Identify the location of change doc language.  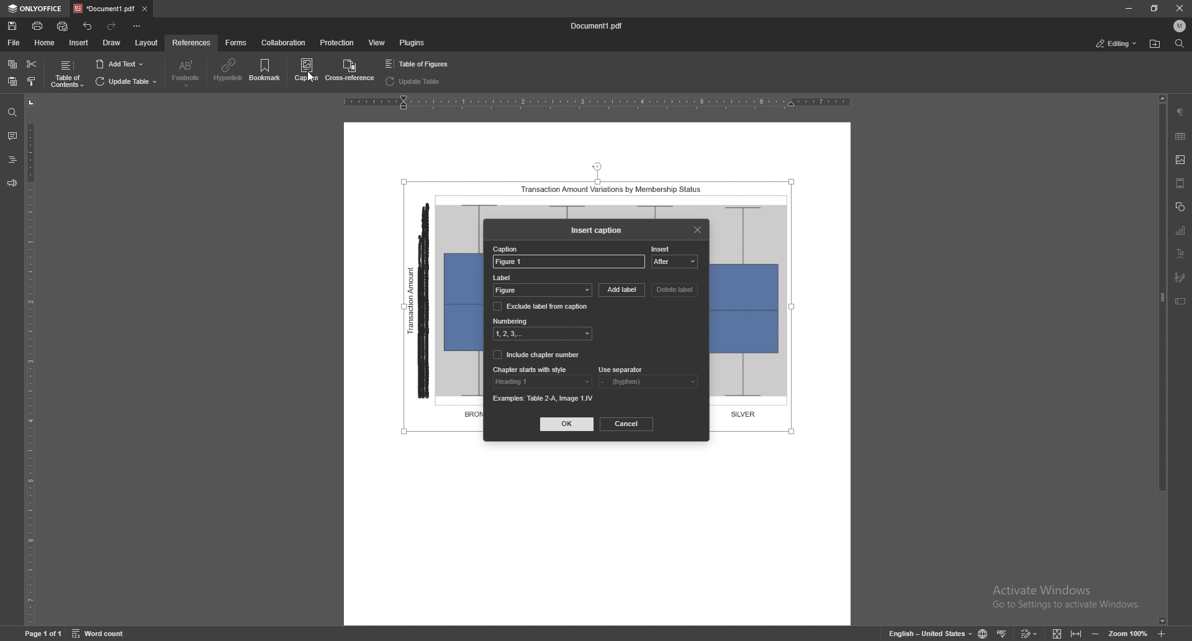
(985, 633).